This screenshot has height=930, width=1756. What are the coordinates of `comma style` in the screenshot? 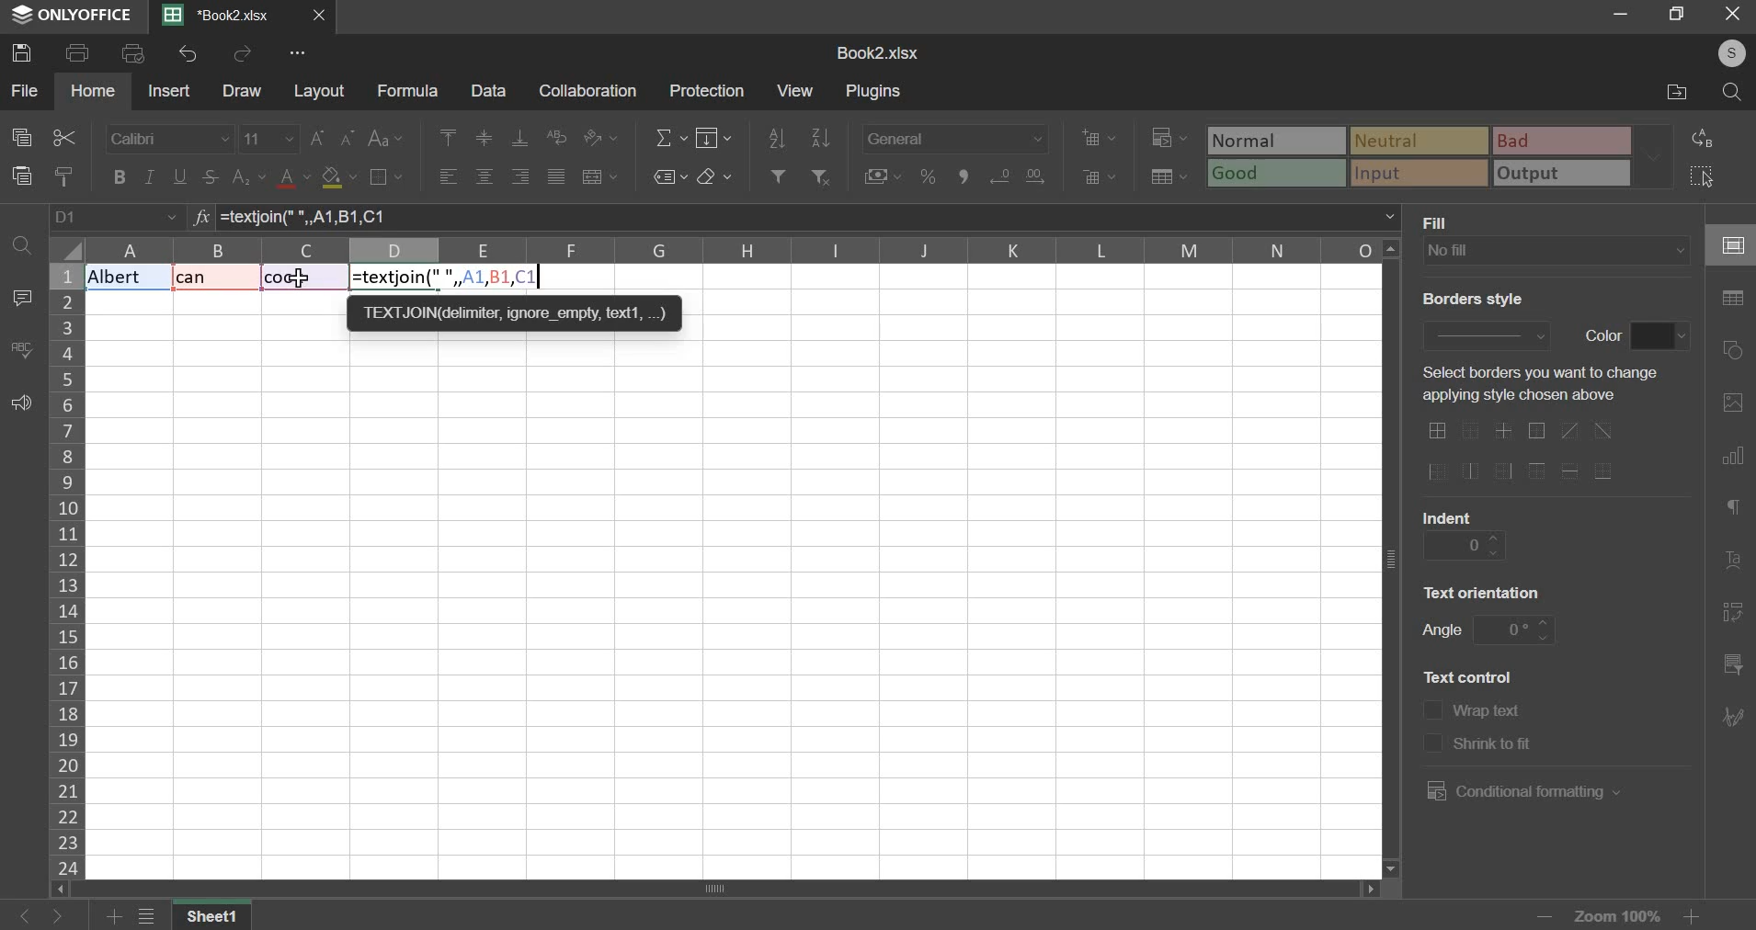 It's located at (967, 176).